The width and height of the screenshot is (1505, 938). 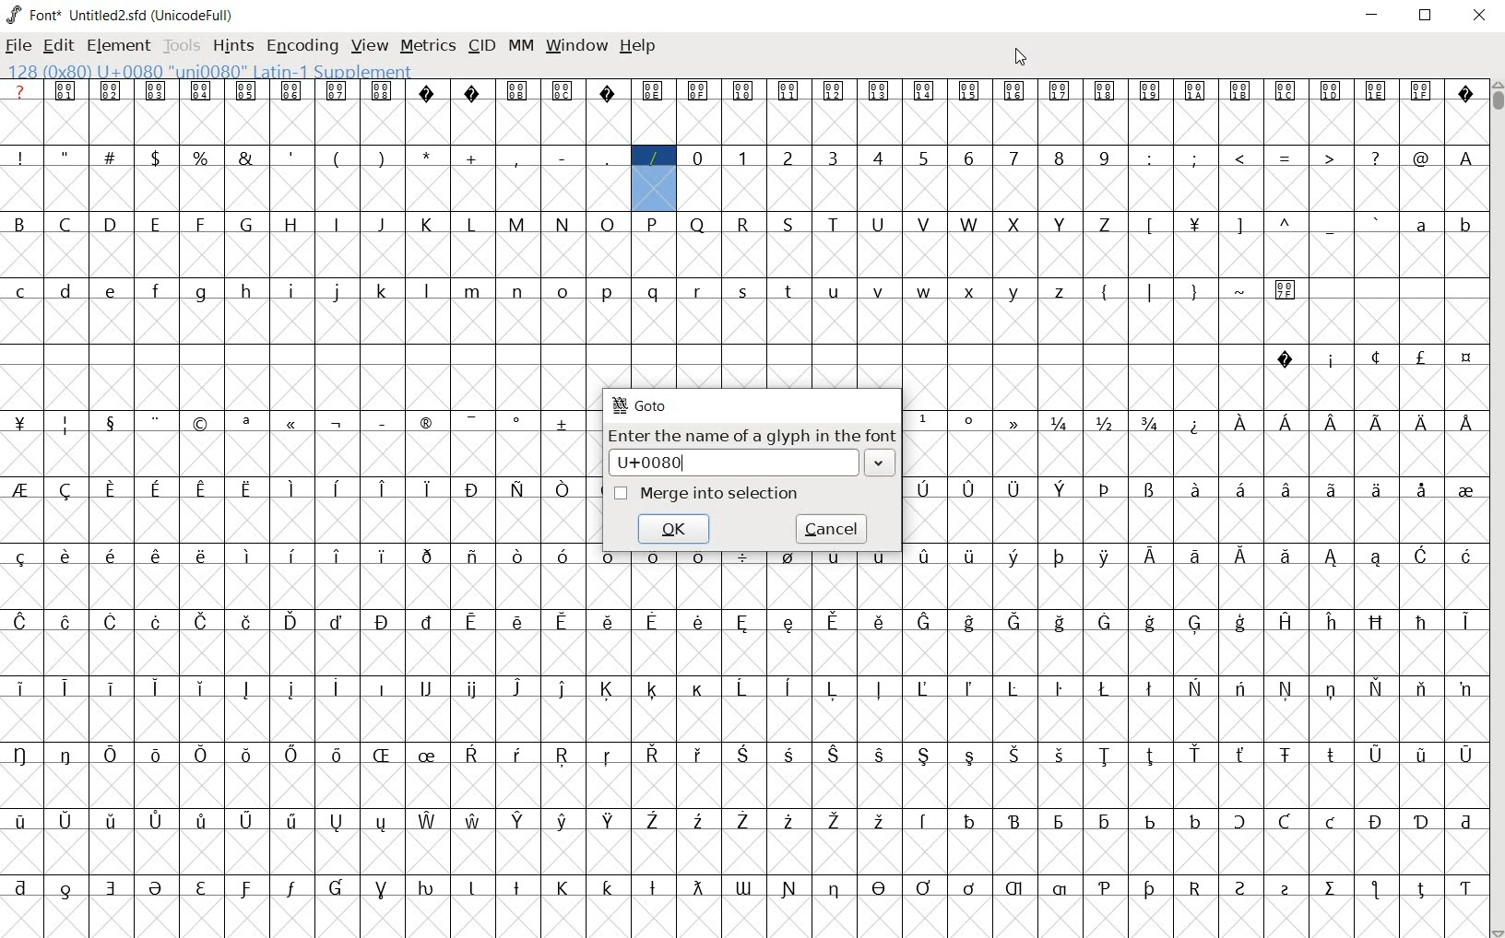 What do you see at coordinates (201, 888) in the screenshot?
I see `glyph` at bounding box center [201, 888].